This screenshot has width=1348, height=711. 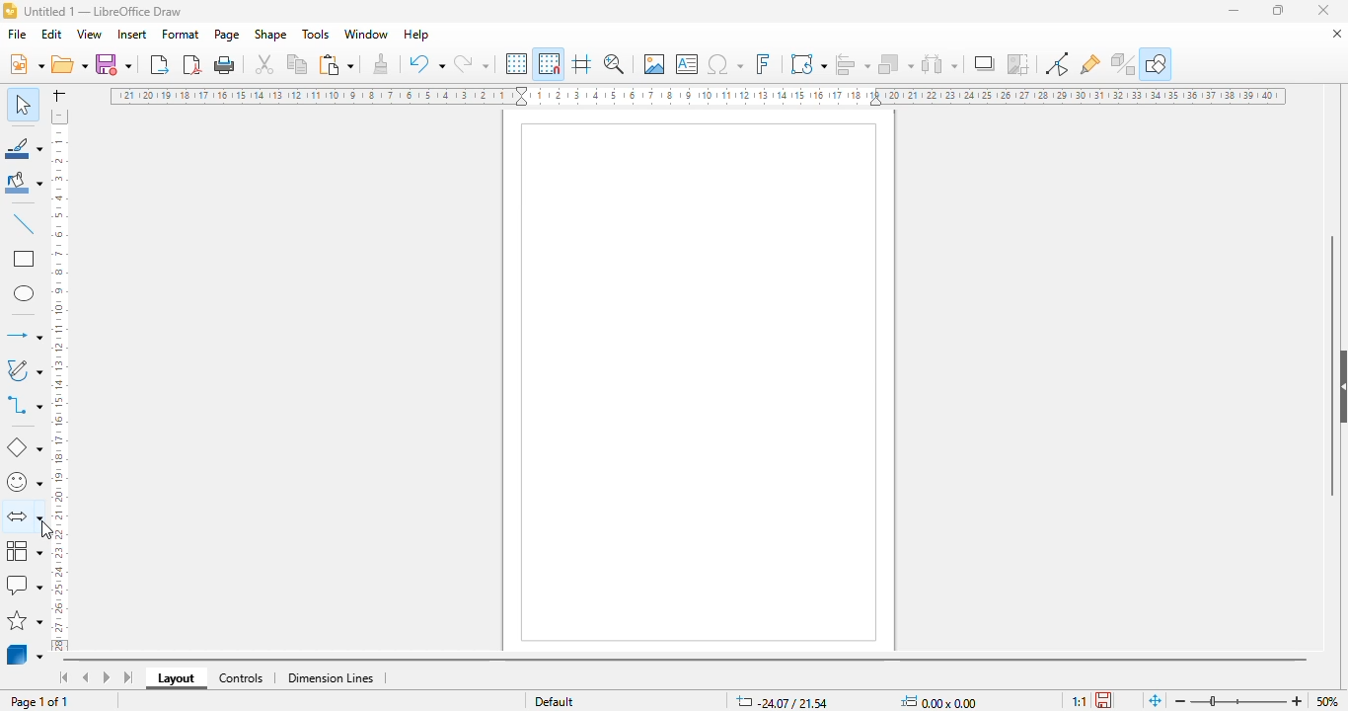 What do you see at coordinates (225, 65) in the screenshot?
I see `print` at bounding box center [225, 65].